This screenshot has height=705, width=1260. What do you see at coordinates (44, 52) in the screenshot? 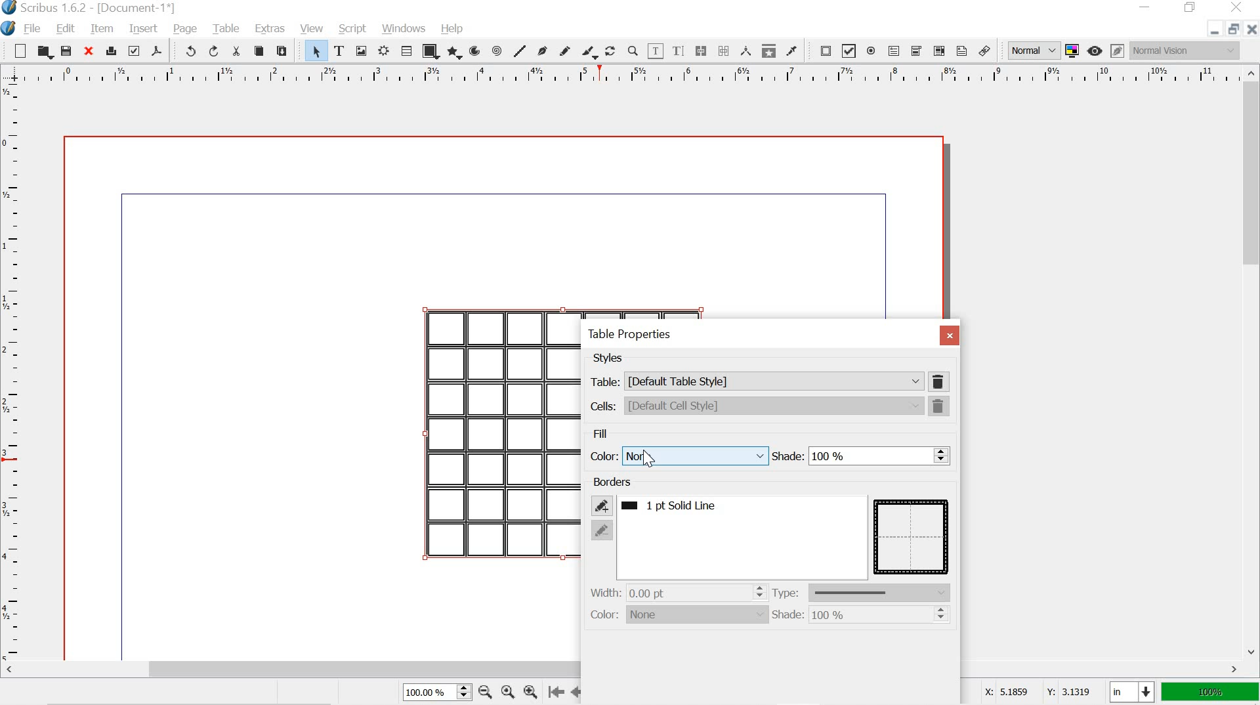
I see `open` at bounding box center [44, 52].